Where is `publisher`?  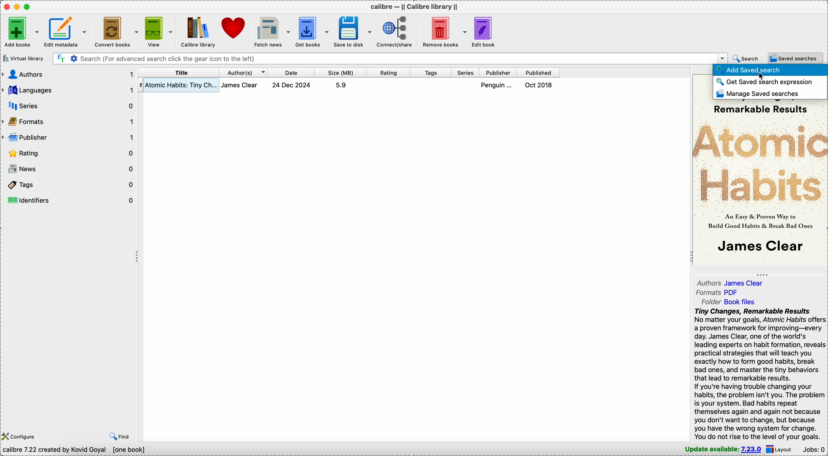
publisher is located at coordinates (68, 138).